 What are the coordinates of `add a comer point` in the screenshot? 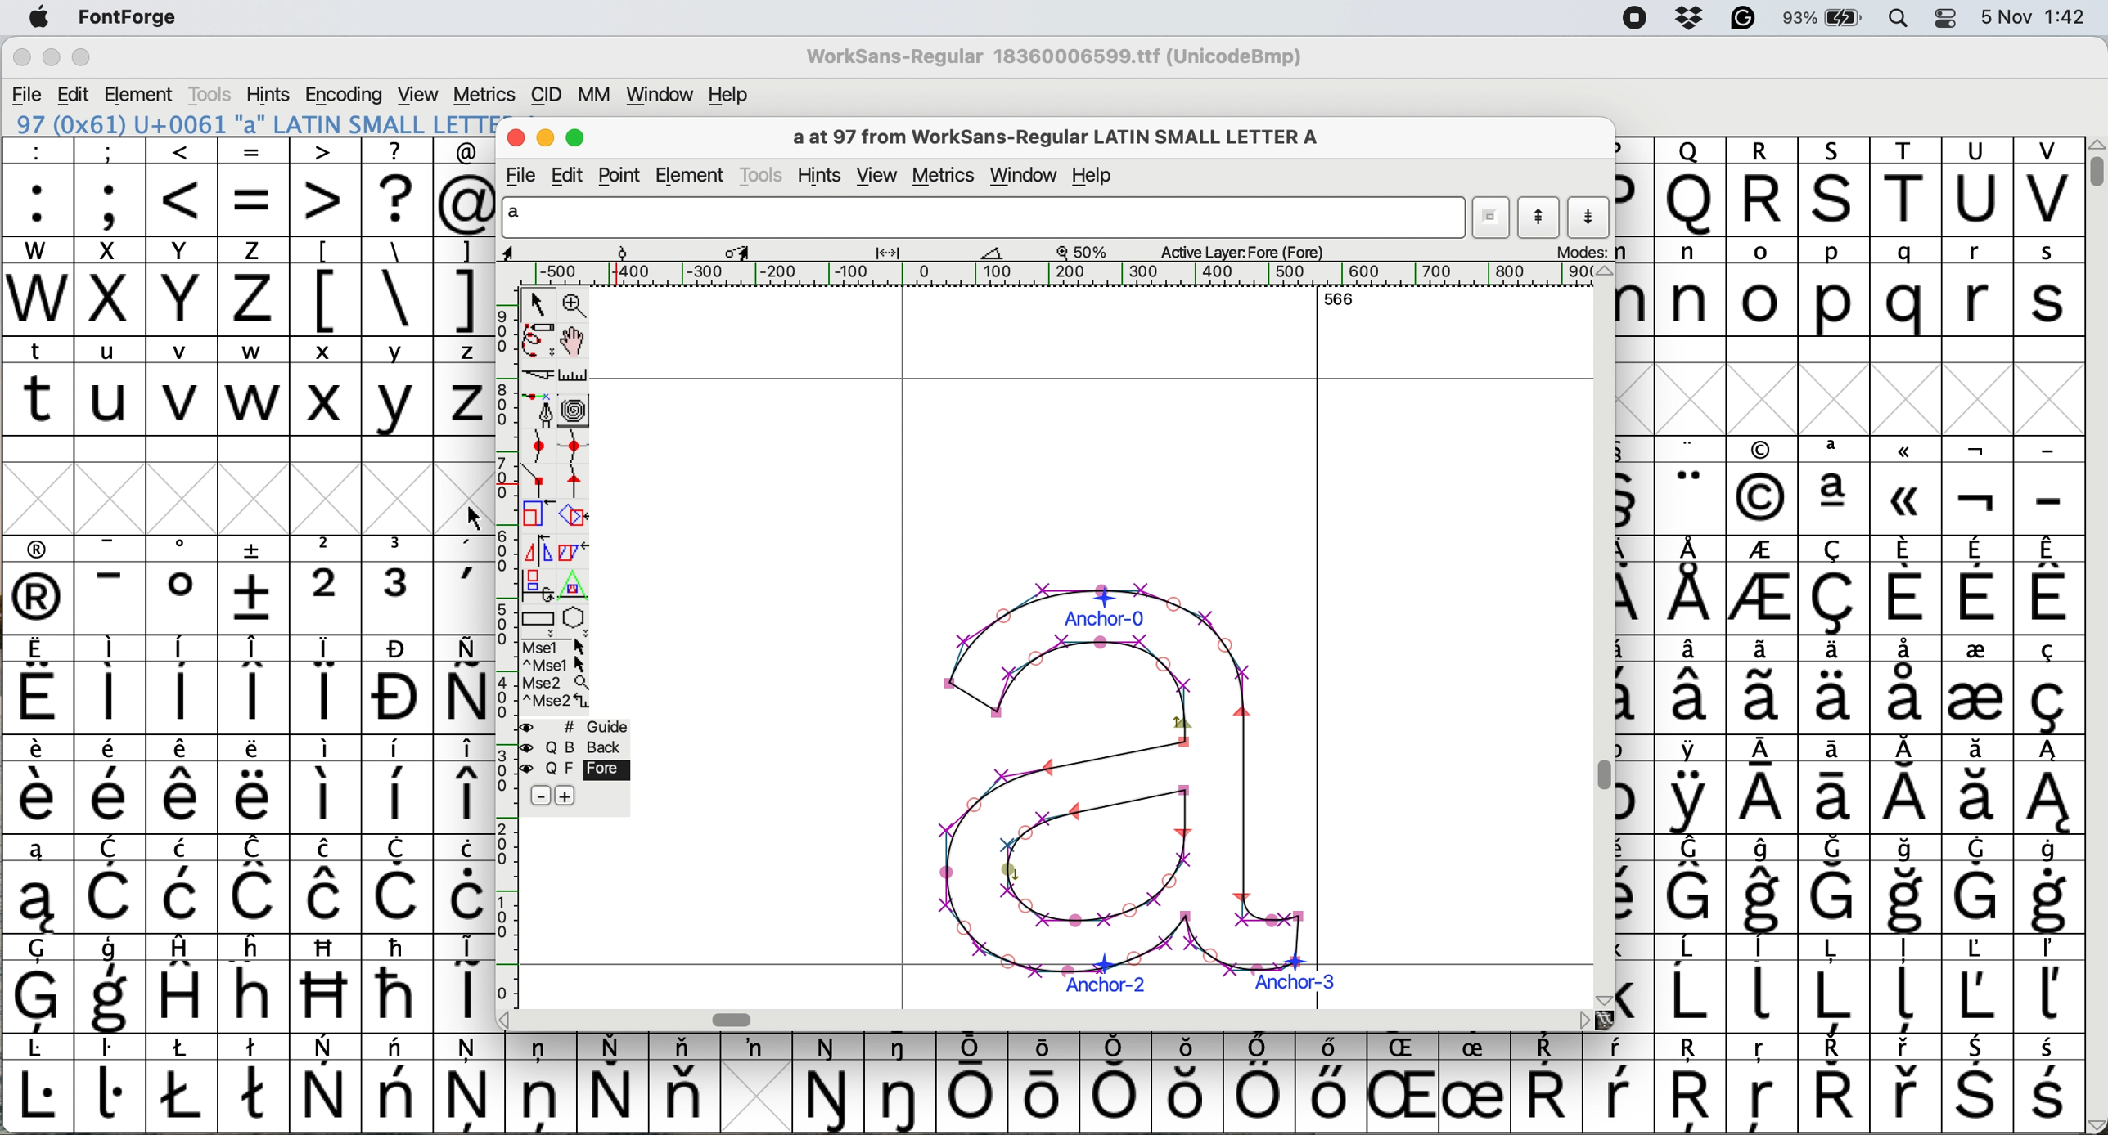 It's located at (541, 479).